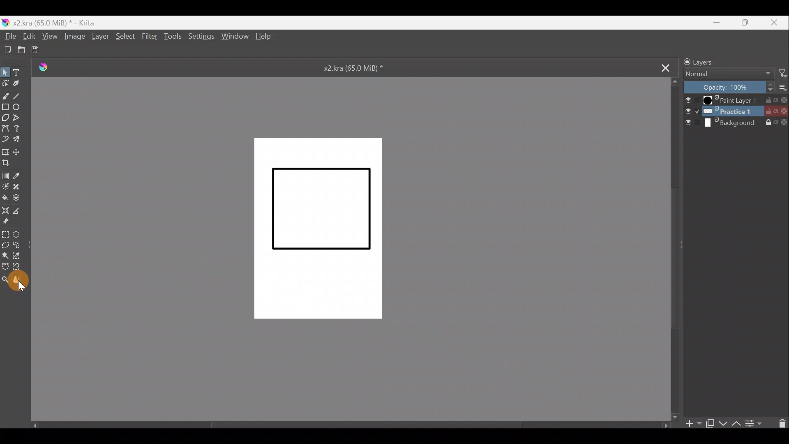 This screenshot has height=444, width=789. What do you see at coordinates (5, 186) in the screenshot?
I see `Colourise mask tool` at bounding box center [5, 186].